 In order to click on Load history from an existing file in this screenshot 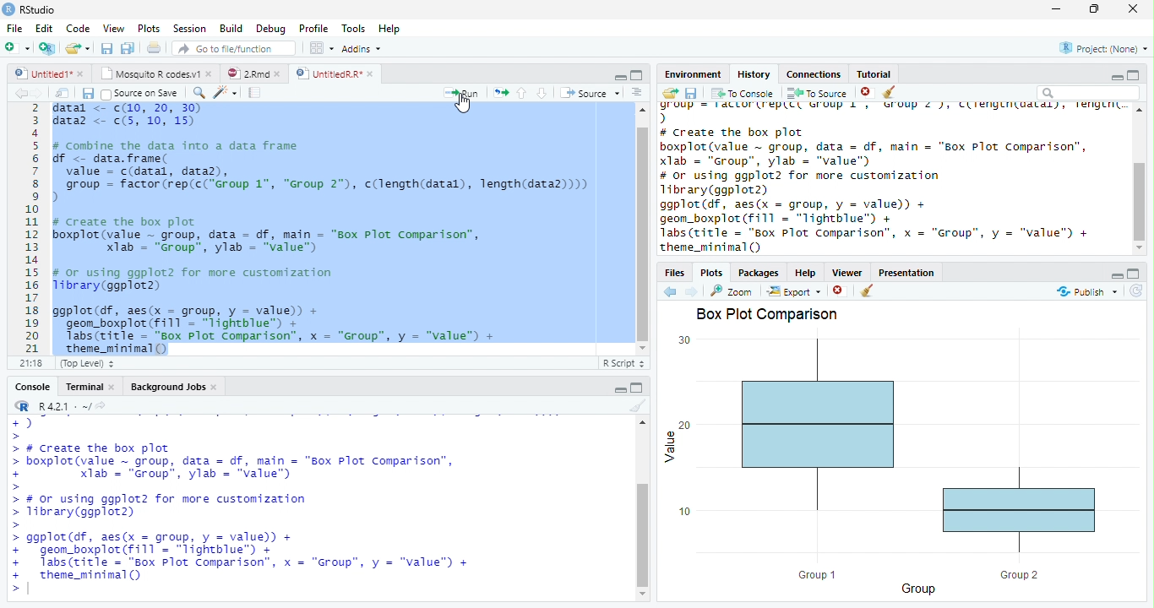, I will do `click(670, 94)`.